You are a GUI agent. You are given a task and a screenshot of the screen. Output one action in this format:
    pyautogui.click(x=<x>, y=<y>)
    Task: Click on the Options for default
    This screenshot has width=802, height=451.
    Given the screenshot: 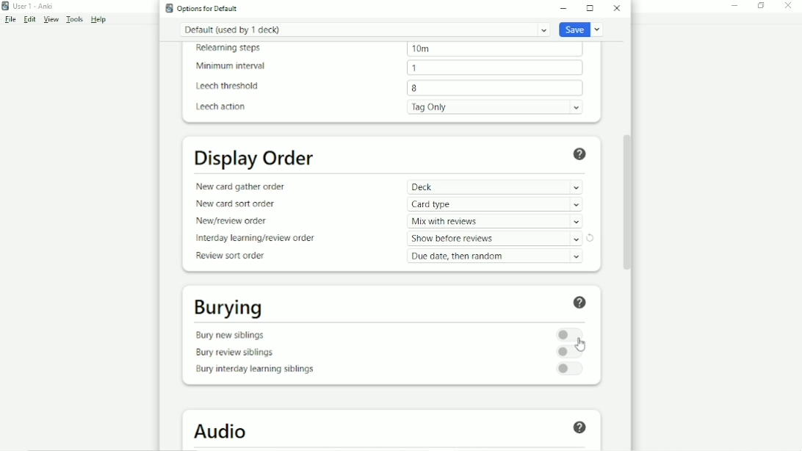 What is the action you would take?
    pyautogui.click(x=201, y=8)
    